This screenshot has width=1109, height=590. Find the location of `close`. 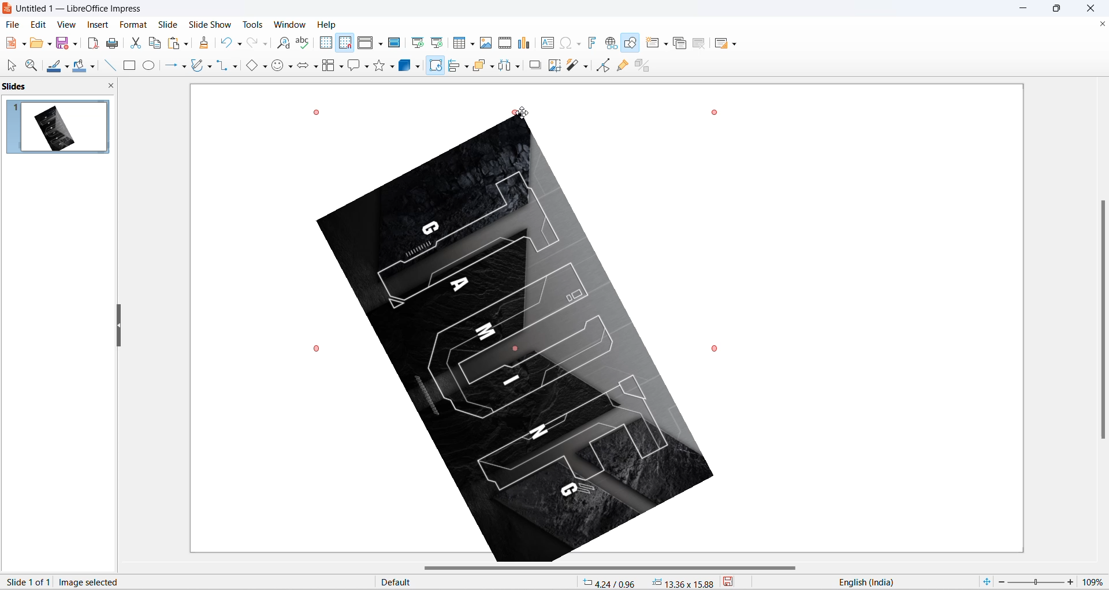

close is located at coordinates (1094, 8).